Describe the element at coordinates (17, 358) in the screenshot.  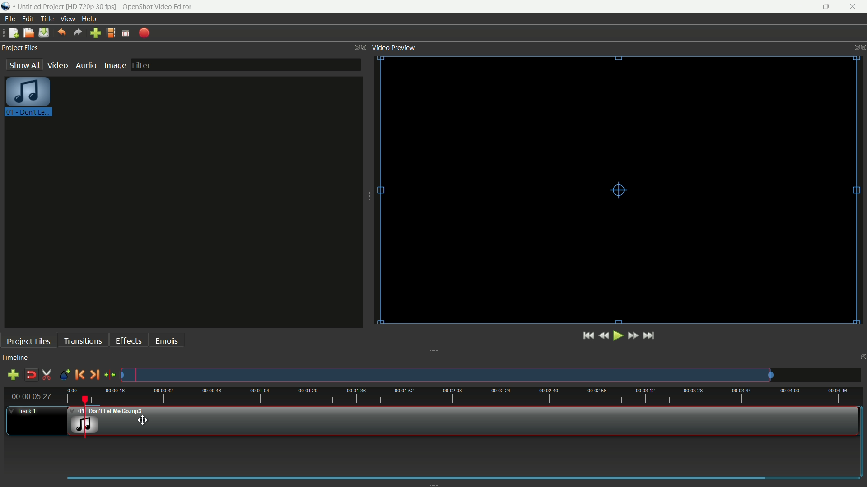
I see `timeline` at that location.